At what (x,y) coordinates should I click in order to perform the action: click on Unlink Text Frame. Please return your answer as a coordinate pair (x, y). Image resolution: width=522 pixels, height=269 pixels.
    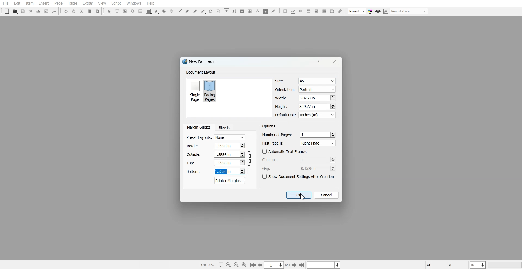
    Looking at the image, I should click on (250, 11).